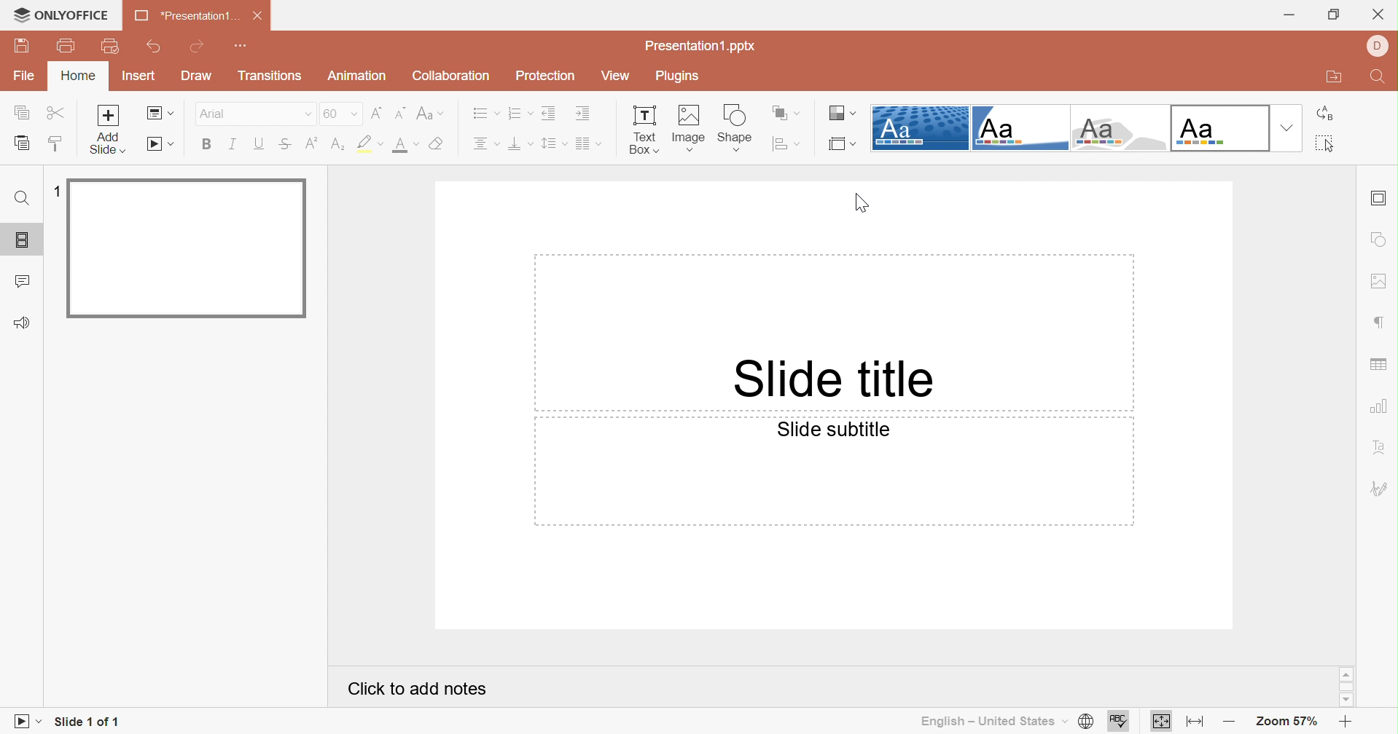  I want to click on Corner, so click(1018, 127).